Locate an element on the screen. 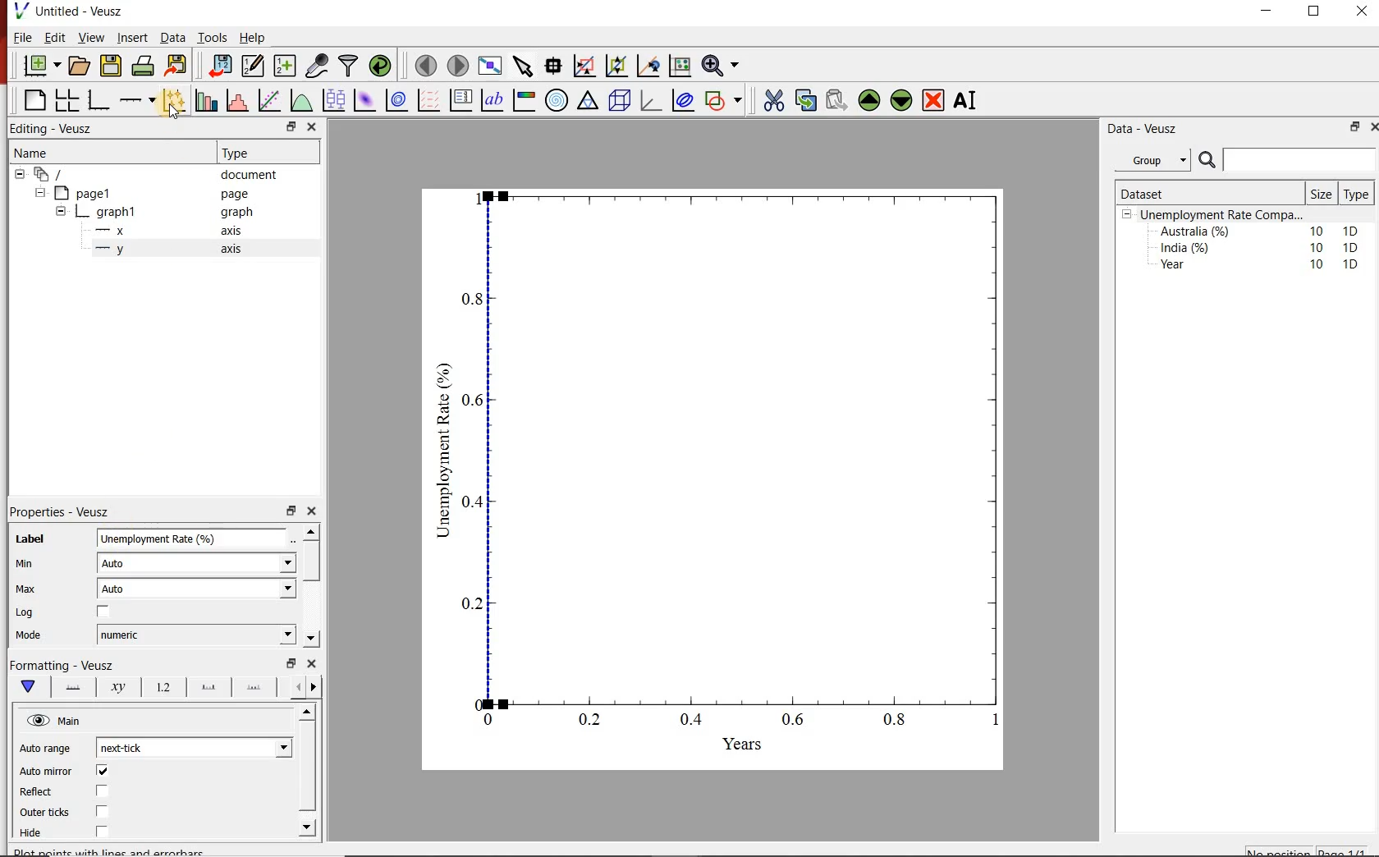 This screenshot has width=1379, height=857. collapse is located at coordinates (19, 174).